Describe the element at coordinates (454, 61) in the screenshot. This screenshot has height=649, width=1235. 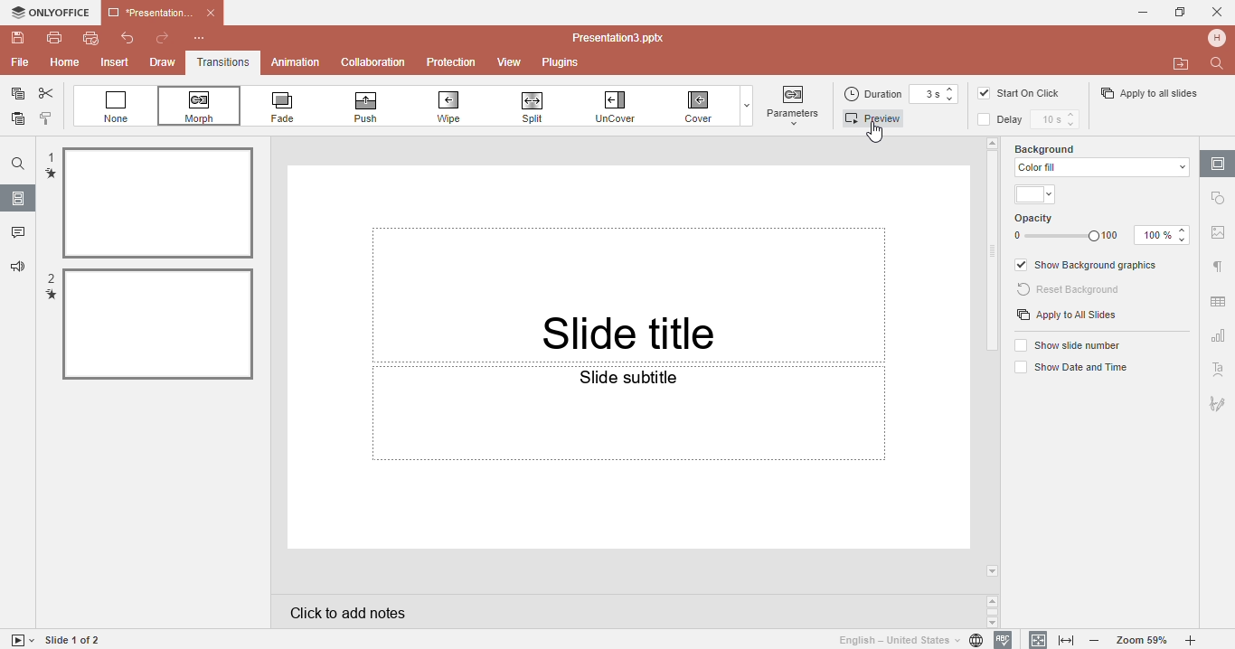
I see `Protection` at that location.